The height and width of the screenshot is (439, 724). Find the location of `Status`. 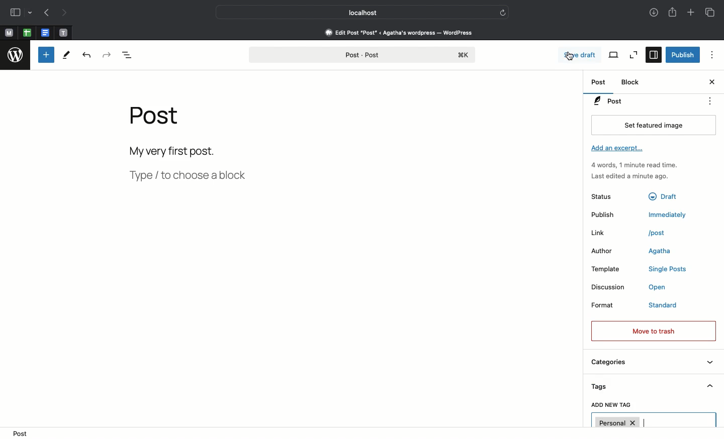

Status is located at coordinates (608, 196).